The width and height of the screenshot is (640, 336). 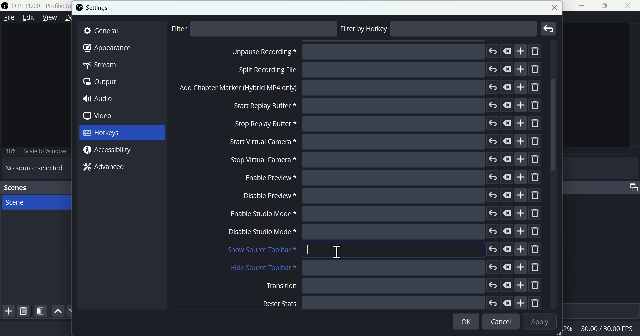 I want to click on Performance bar paanchala, so click(x=608, y=330).